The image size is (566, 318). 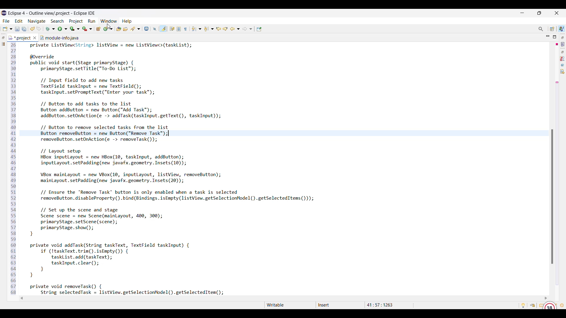 I want to click on Maximize, so click(x=555, y=37).